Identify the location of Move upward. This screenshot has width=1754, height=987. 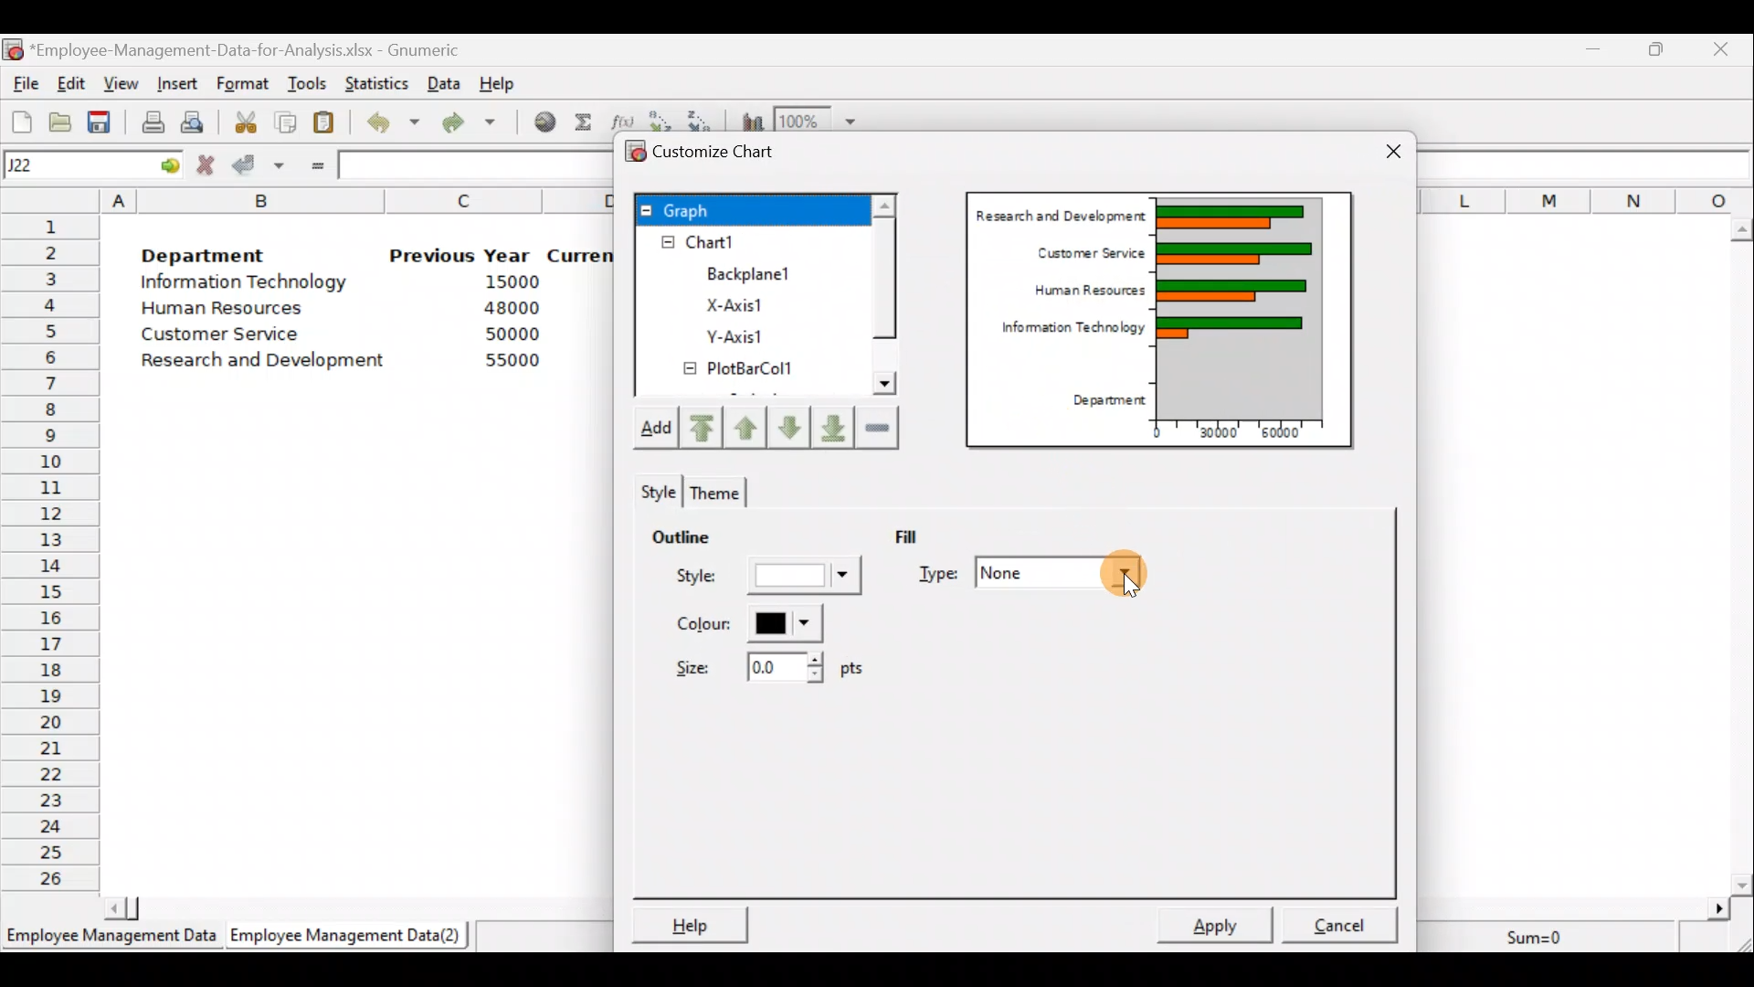
(707, 427).